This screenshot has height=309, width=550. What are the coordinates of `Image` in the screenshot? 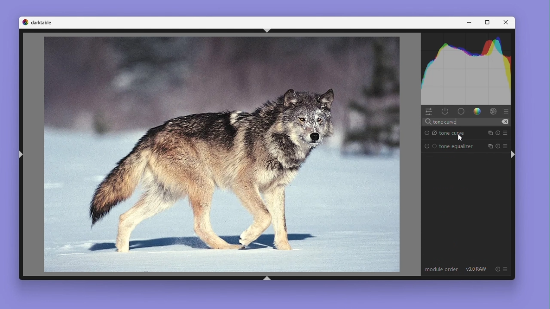 It's located at (214, 155).